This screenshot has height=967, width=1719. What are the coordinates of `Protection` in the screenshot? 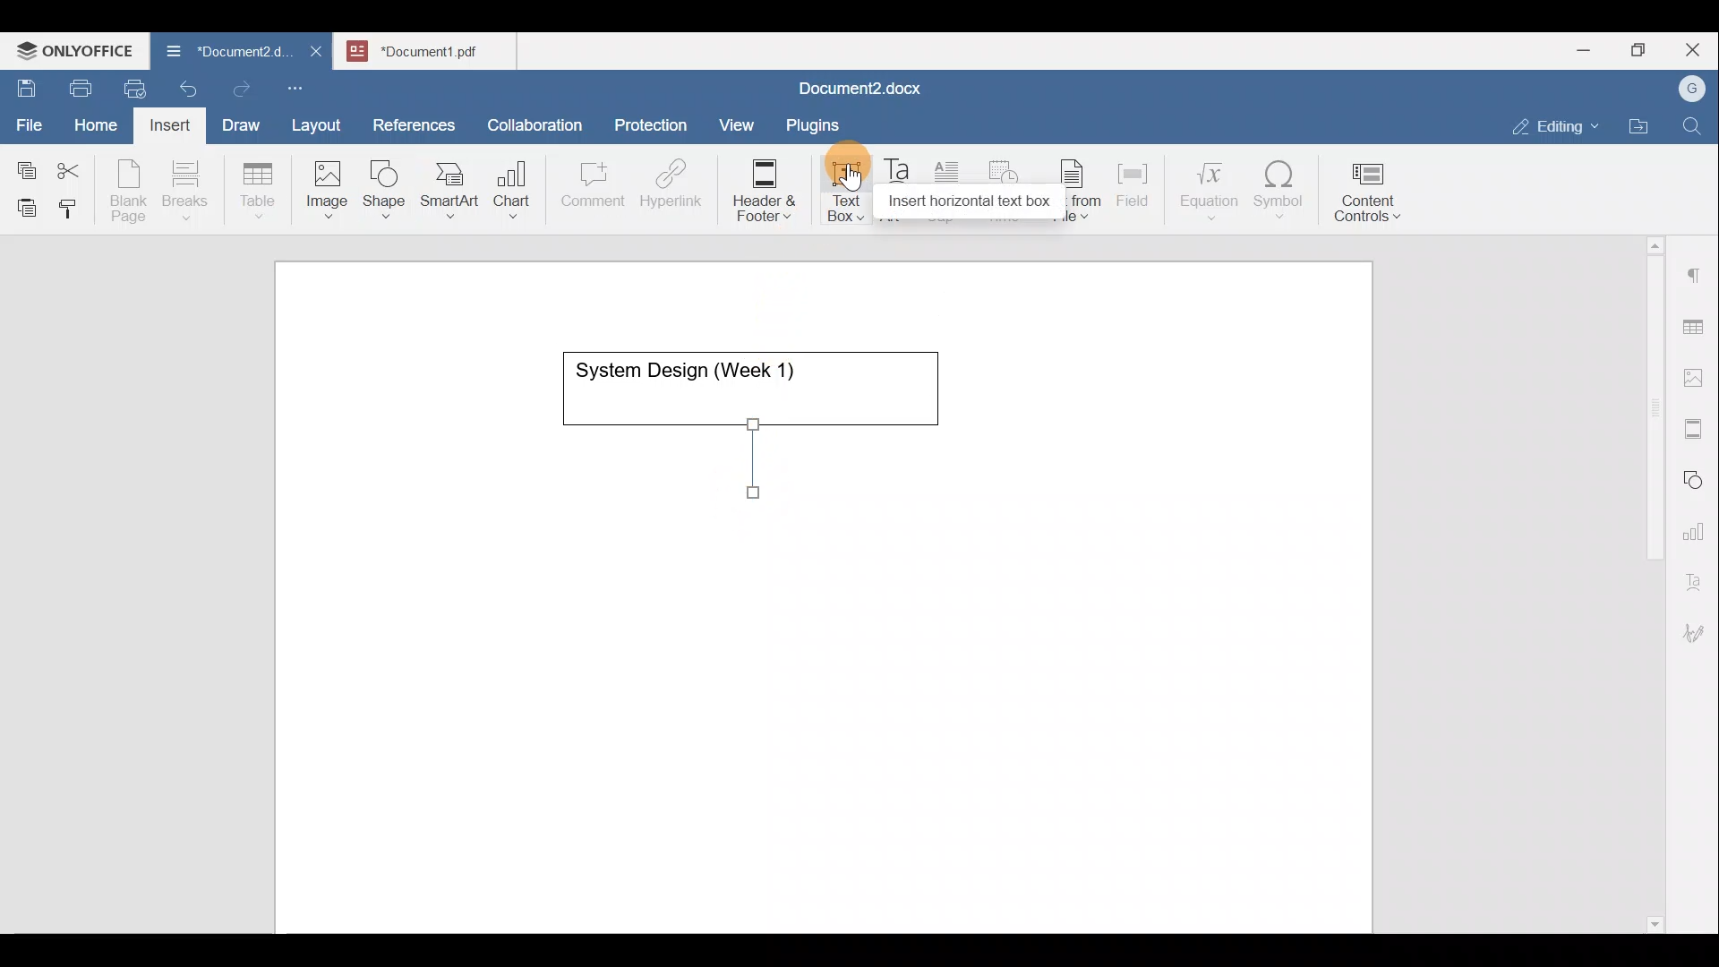 It's located at (656, 123).